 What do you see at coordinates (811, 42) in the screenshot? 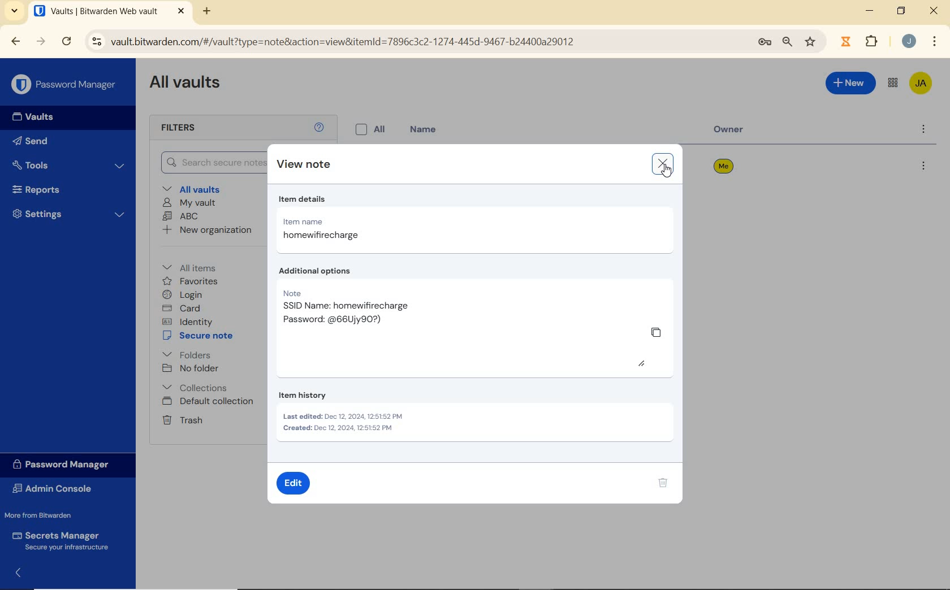
I see `bookmark` at bounding box center [811, 42].